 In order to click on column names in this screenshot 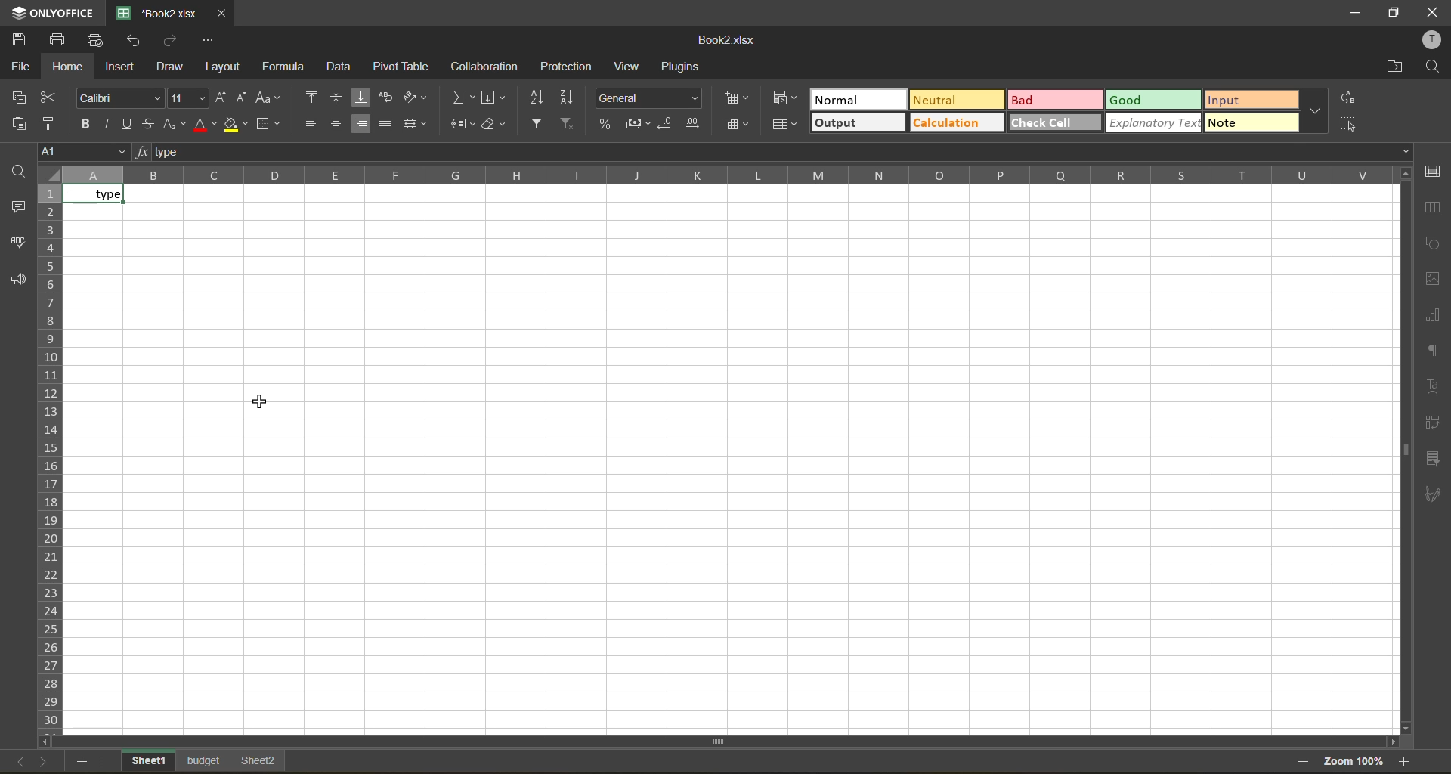, I will do `click(729, 175)`.